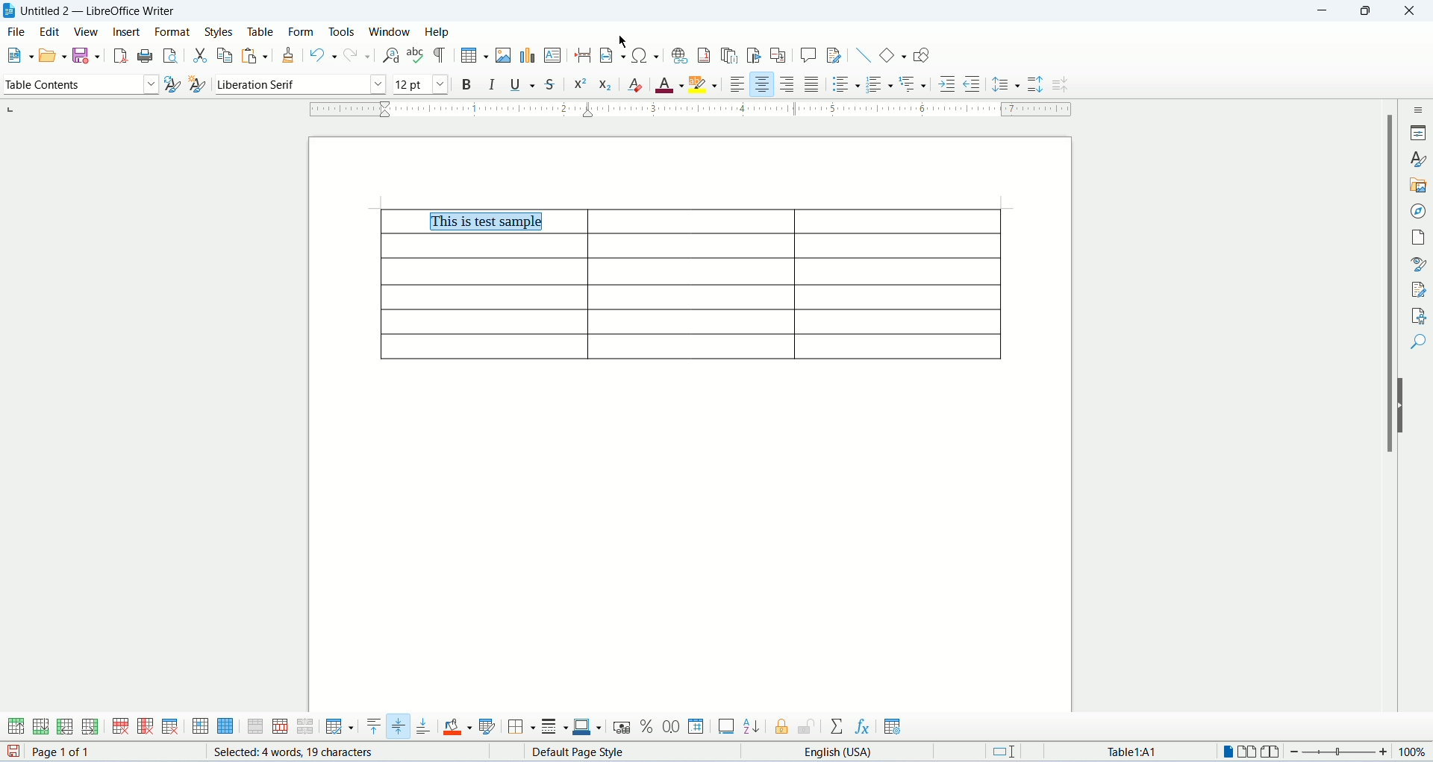 The height and width of the screenshot is (762, 1433). What do you see at coordinates (200, 54) in the screenshot?
I see `cut` at bounding box center [200, 54].